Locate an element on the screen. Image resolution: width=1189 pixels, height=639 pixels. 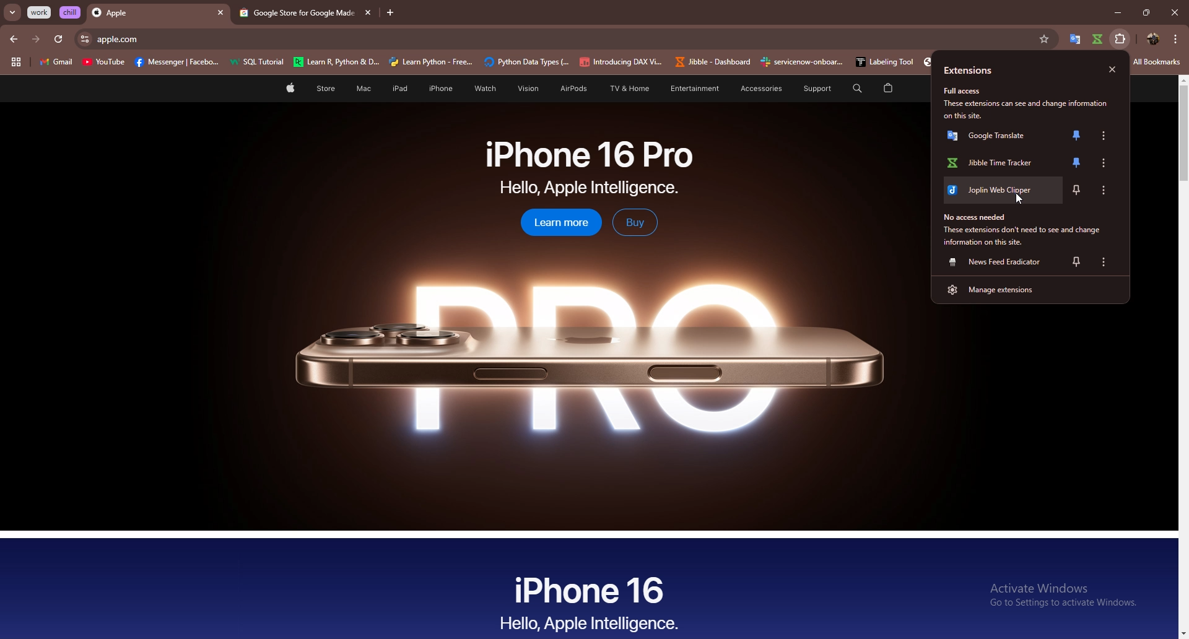
Mac is located at coordinates (363, 89).